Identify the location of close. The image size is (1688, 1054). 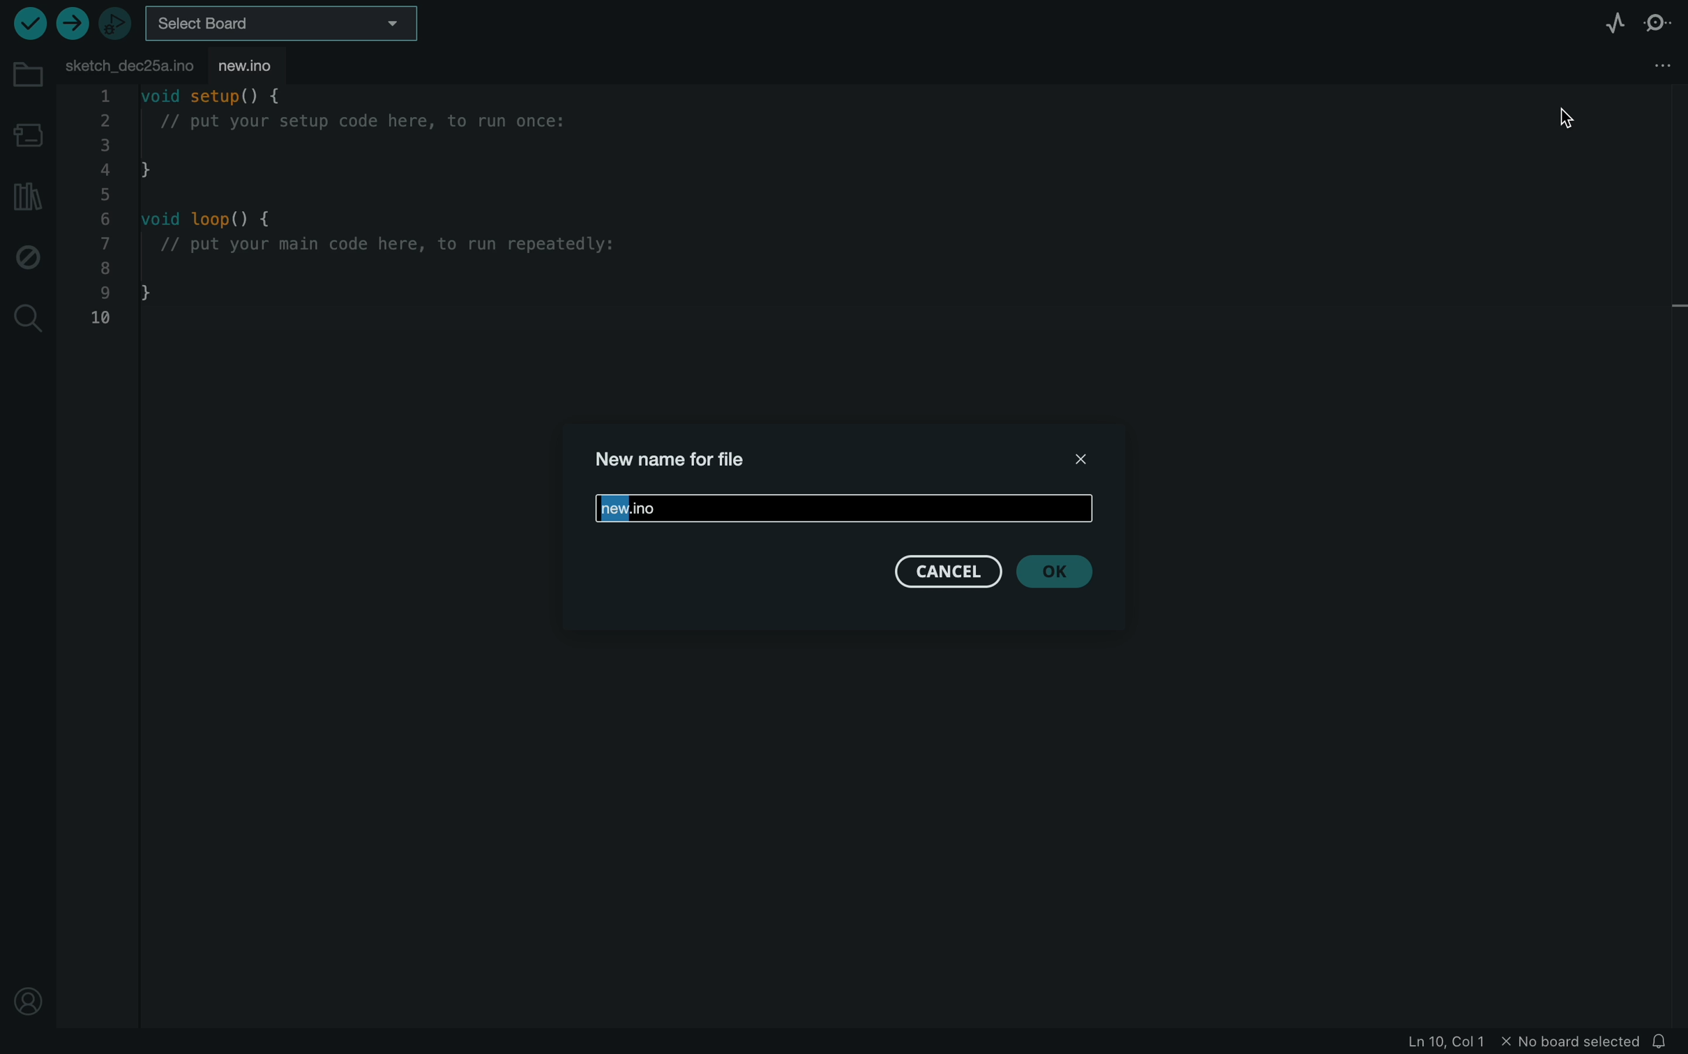
(1086, 459).